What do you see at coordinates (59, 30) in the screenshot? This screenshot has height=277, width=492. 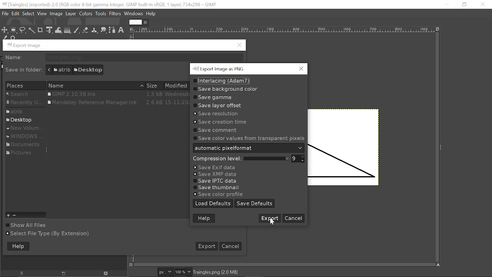 I see `Wrap transform` at bounding box center [59, 30].